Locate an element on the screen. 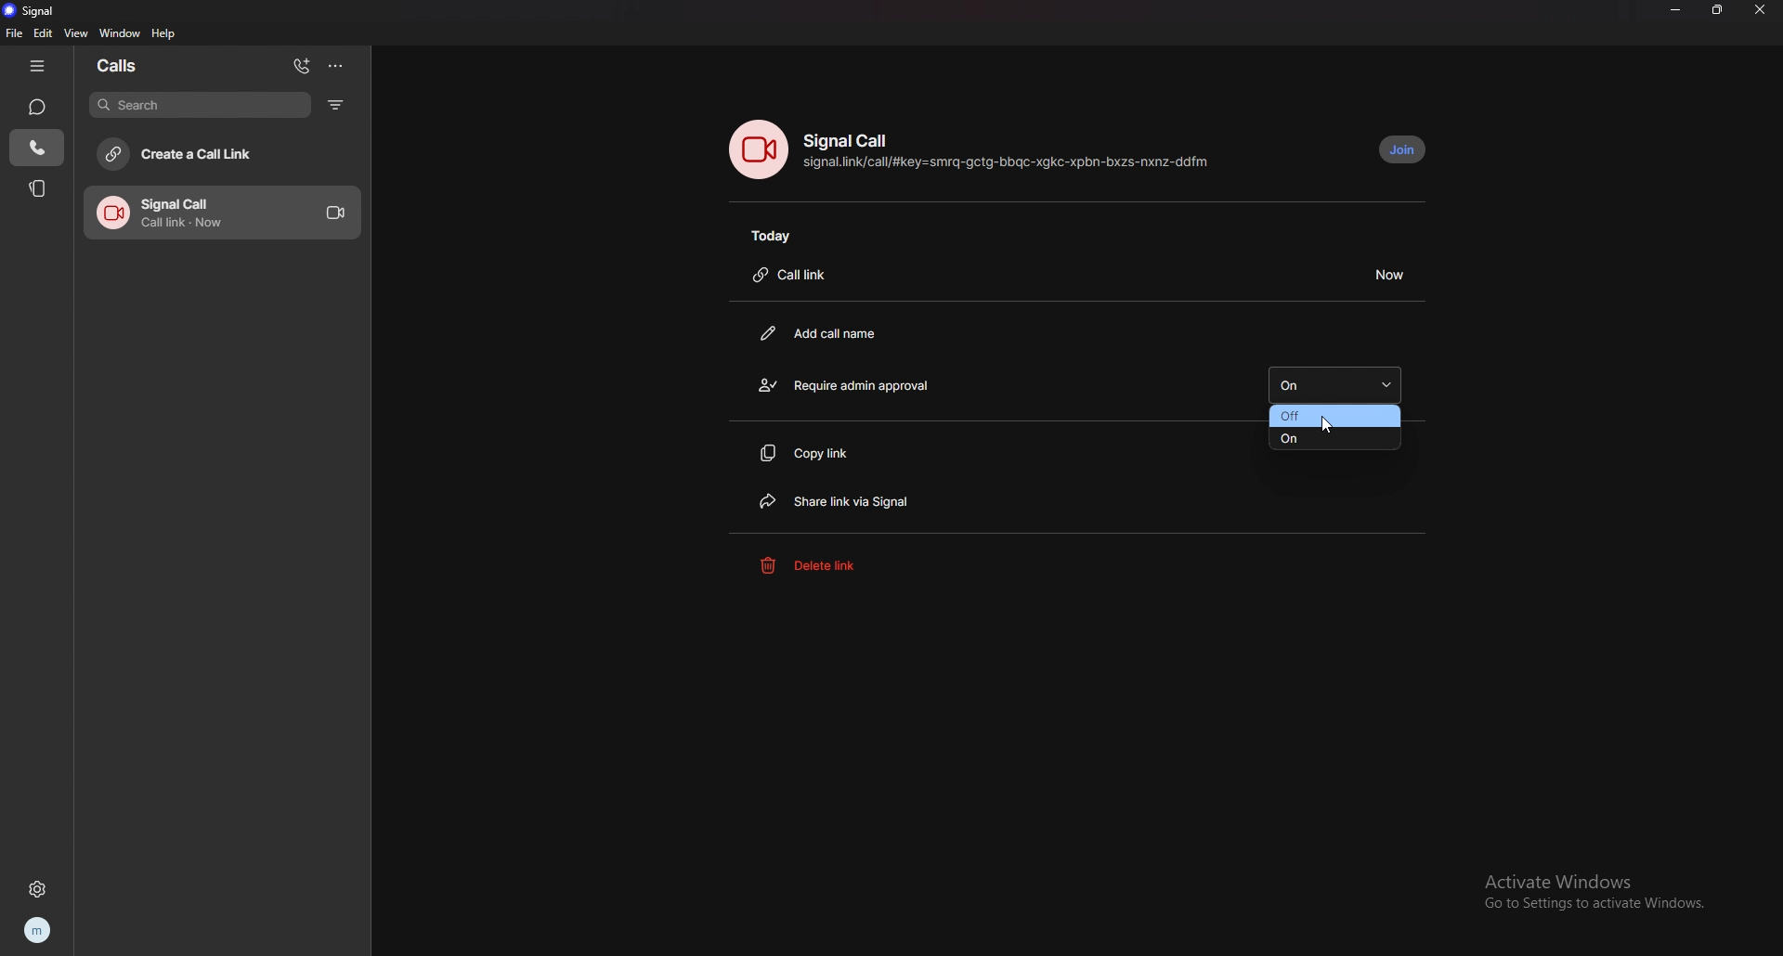 Image resolution: width=1783 pixels, height=956 pixels. edit is located at coordinates (43, 33).